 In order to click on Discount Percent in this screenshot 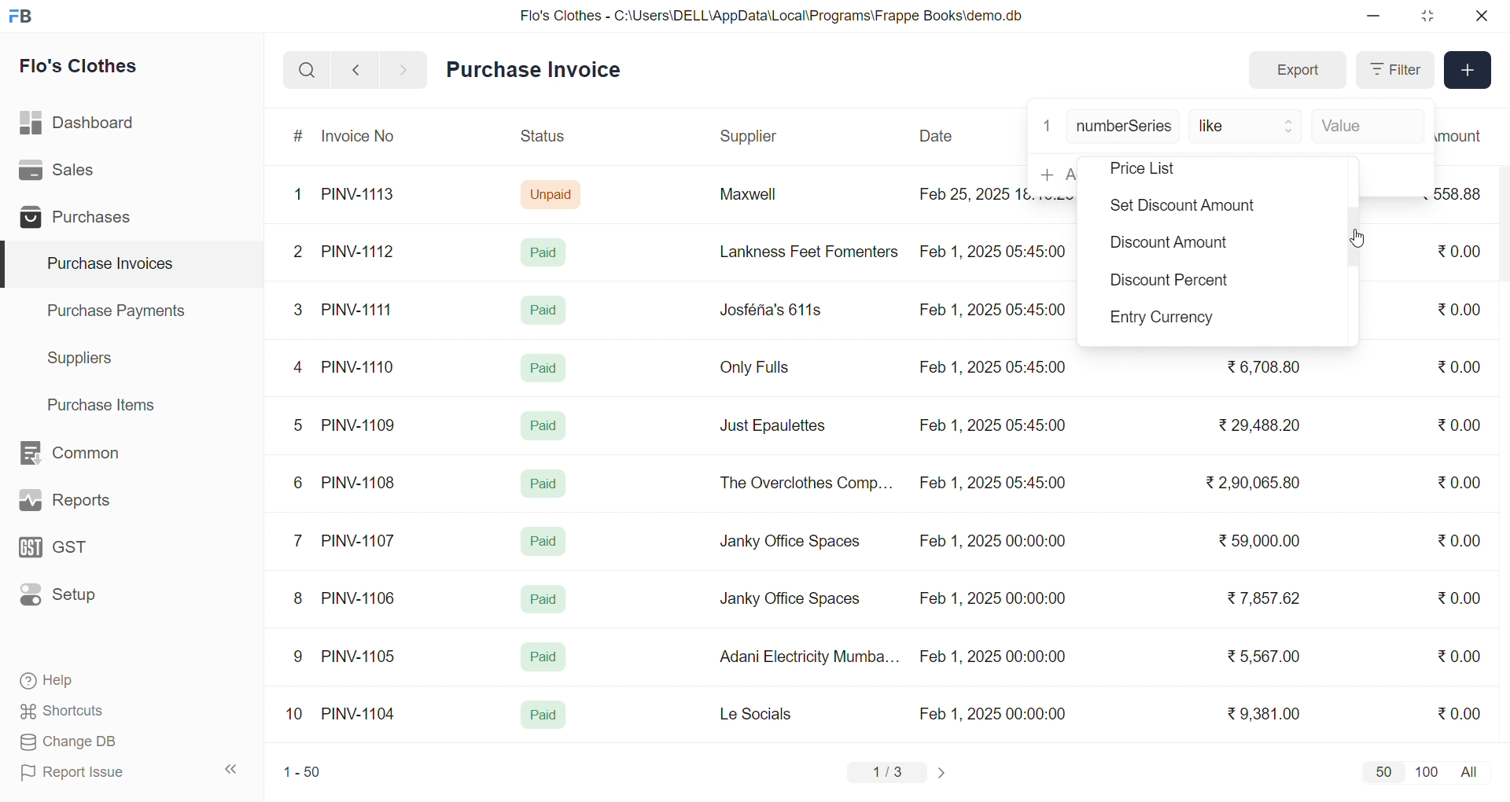, I will do `click(1170, 283)`.